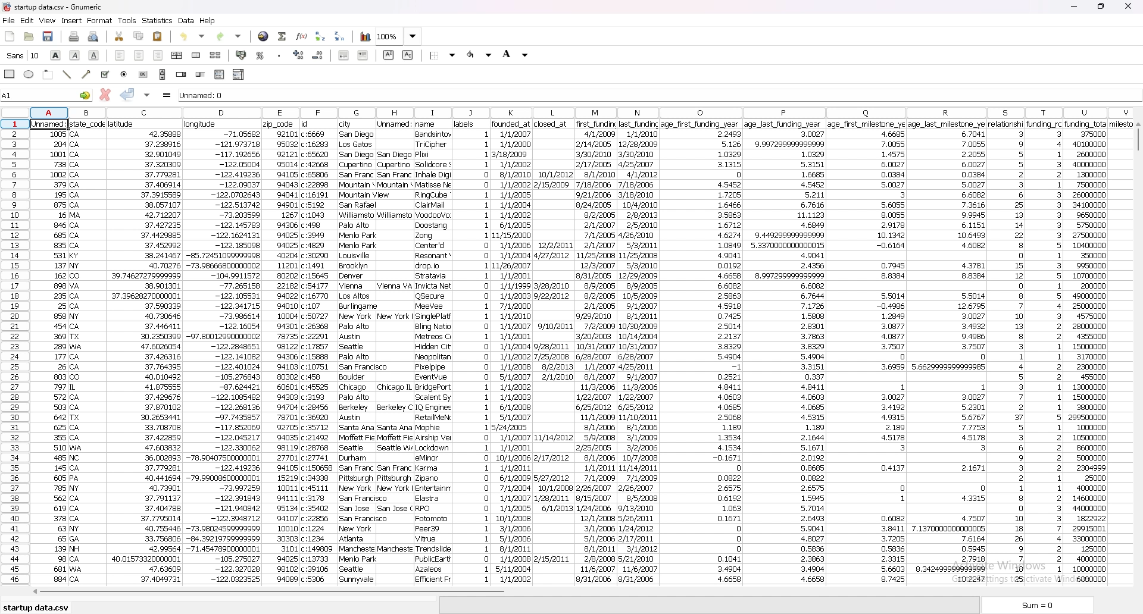 This screenshot has height=614, width=1143. I want to click on data, so click(147, 351).